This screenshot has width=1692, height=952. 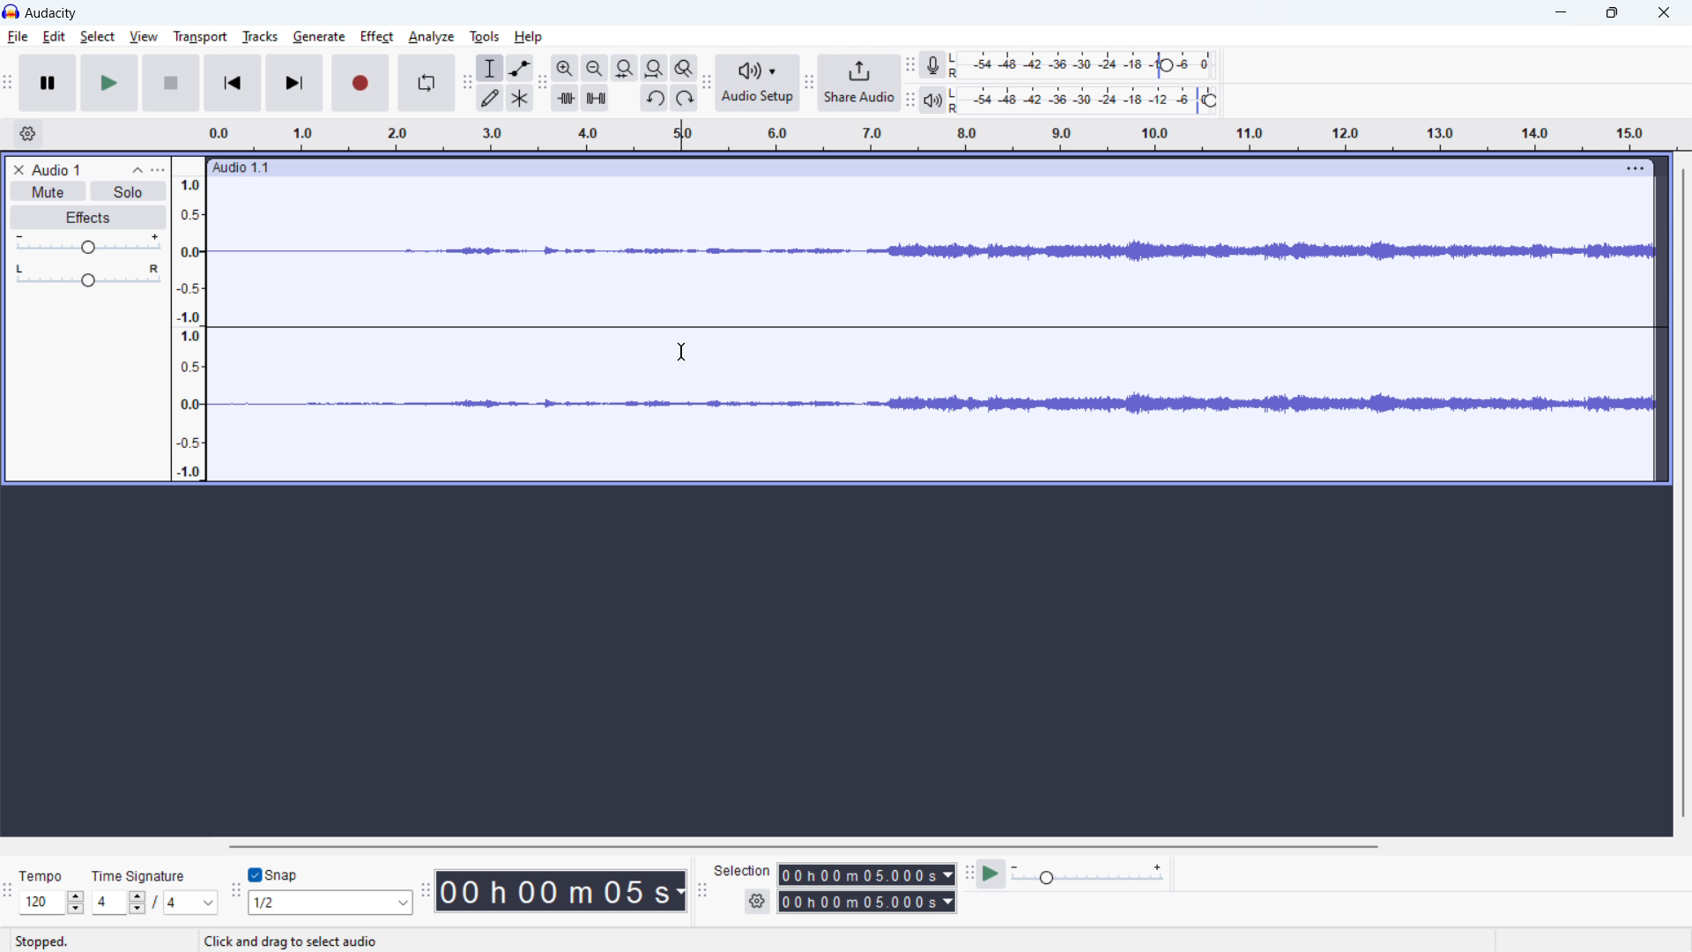 I want to click on record, so click(x=360, y=83).